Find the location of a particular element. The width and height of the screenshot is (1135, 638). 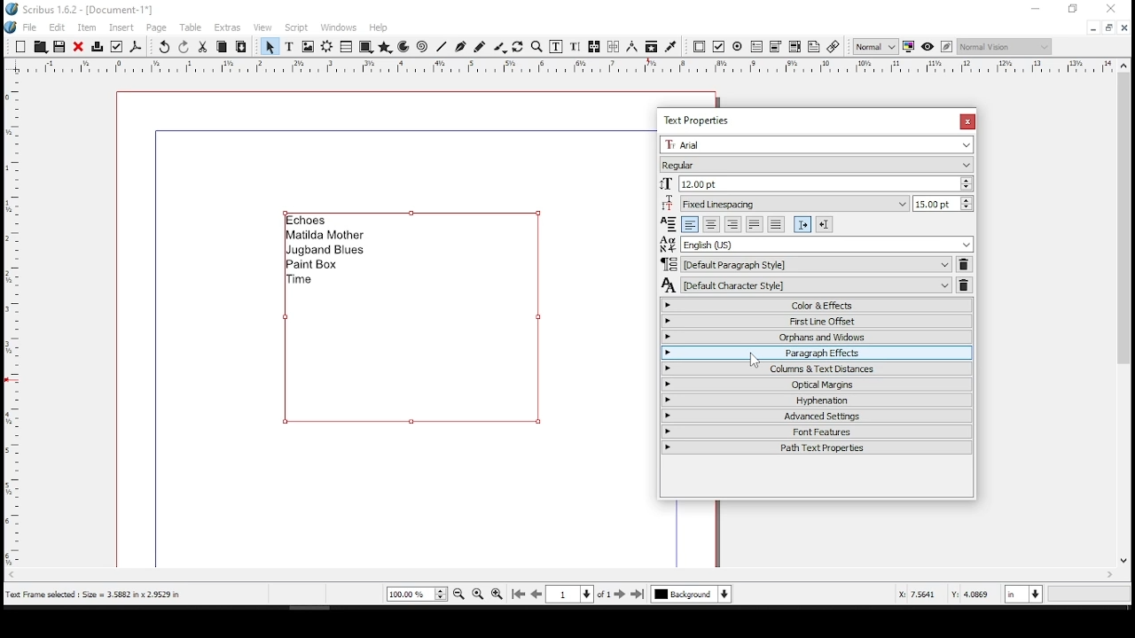

script is located at coordinates (295, 29).